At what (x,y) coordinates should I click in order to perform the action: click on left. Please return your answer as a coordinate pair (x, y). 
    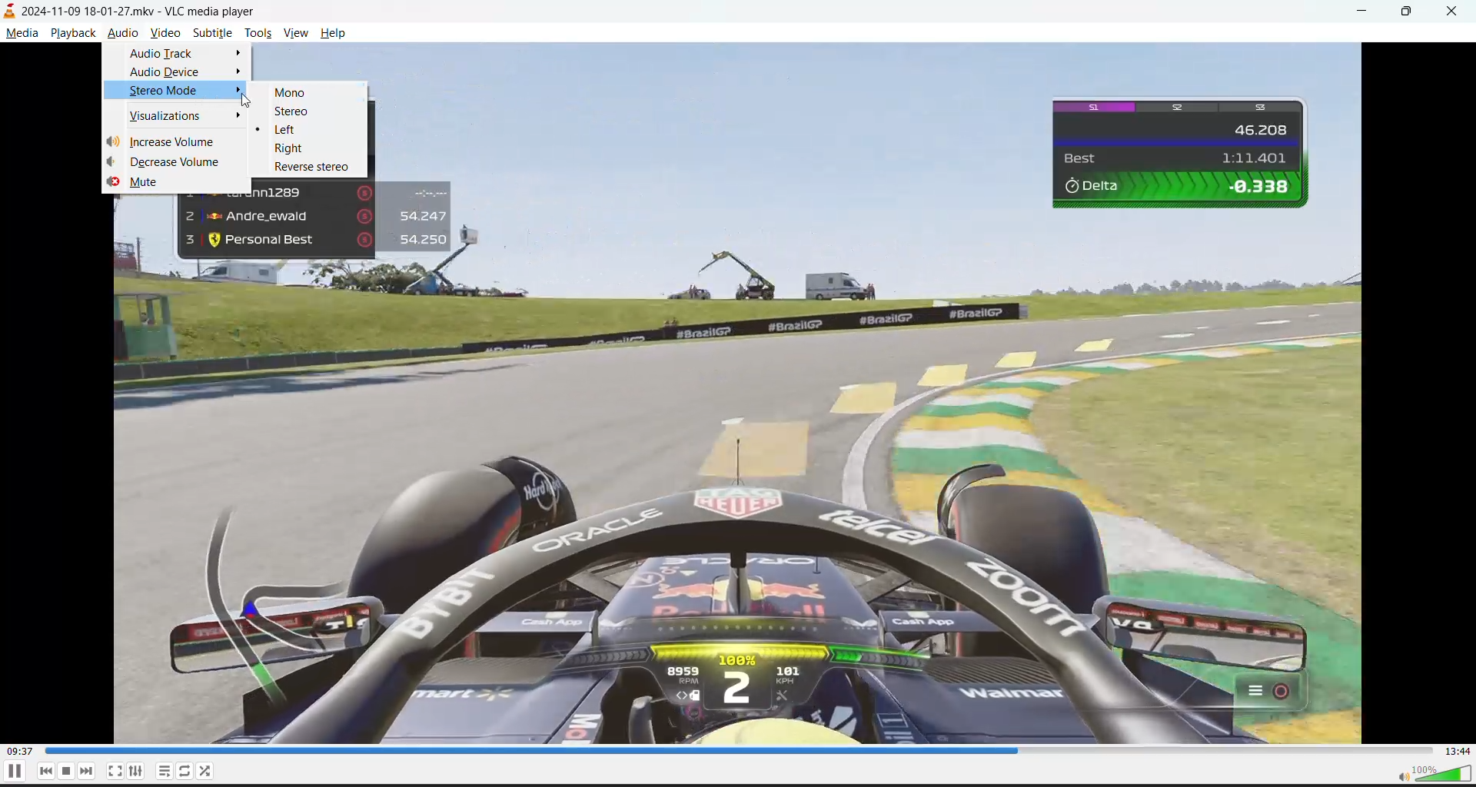
    Looking at the image, I should click on (300, 130).